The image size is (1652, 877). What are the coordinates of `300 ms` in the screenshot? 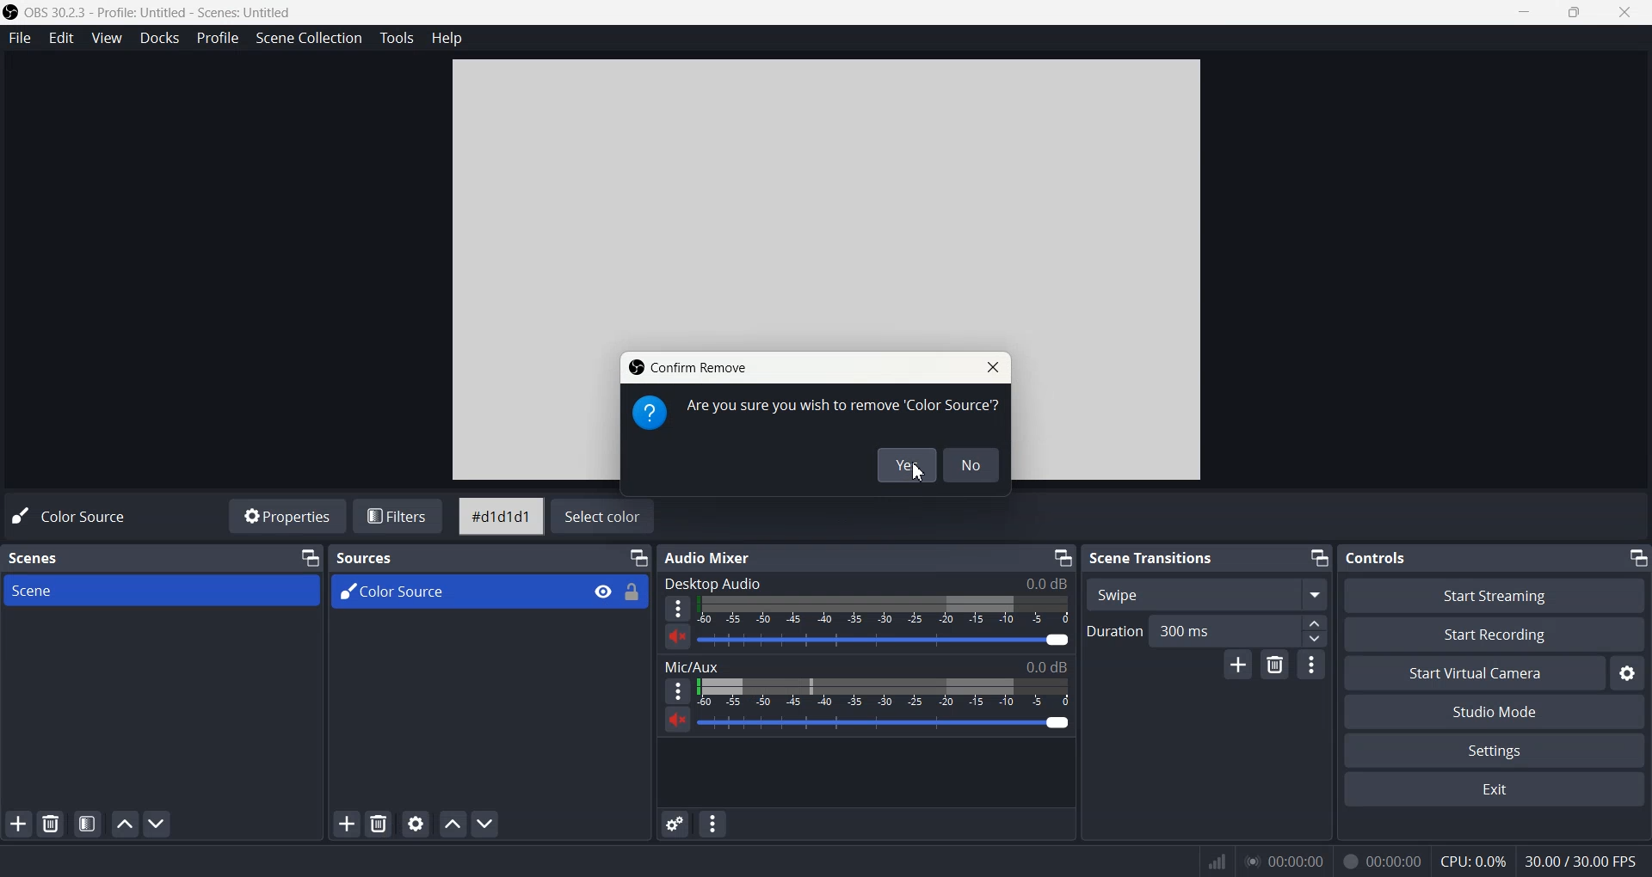 It's located at (1239, 629).